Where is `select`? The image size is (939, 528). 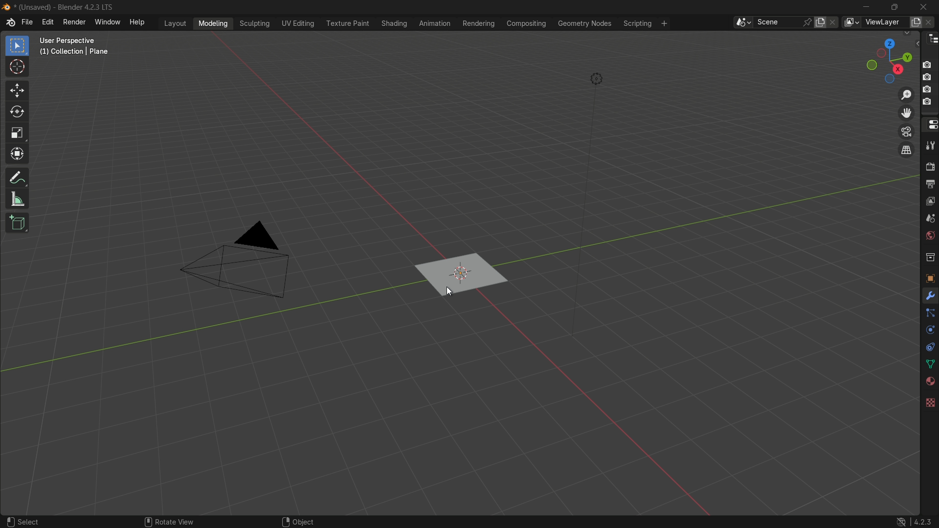 select is located at coordinates (24, 519).